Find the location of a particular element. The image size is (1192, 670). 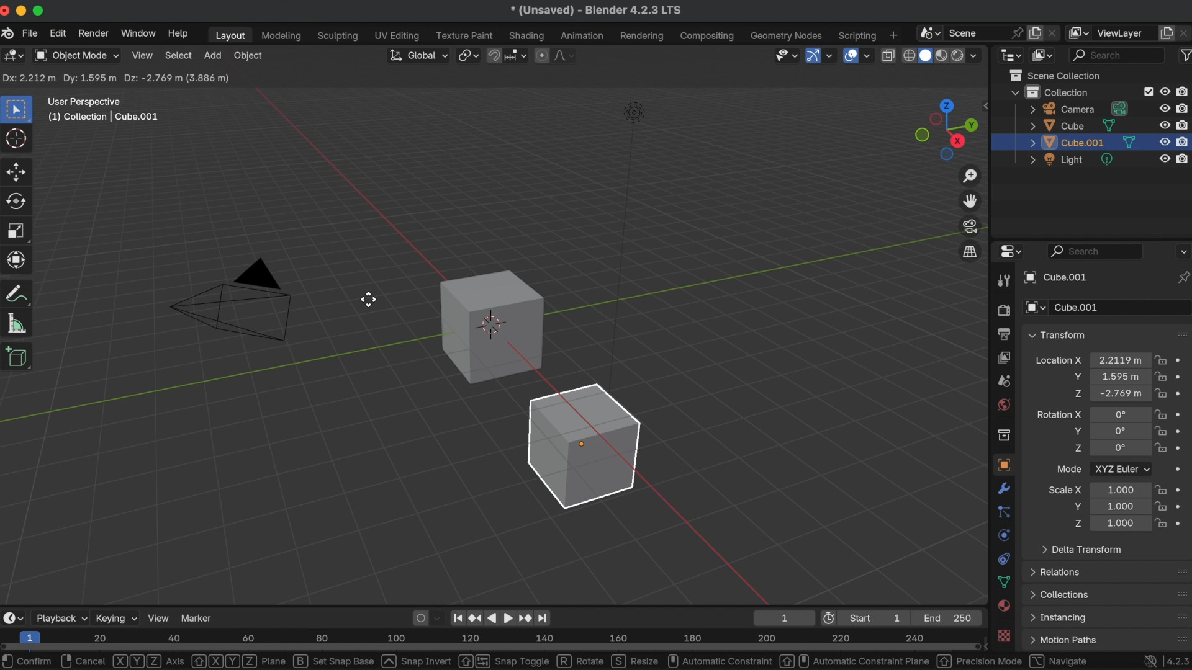

view layer is located at coordinates (1003, 357).